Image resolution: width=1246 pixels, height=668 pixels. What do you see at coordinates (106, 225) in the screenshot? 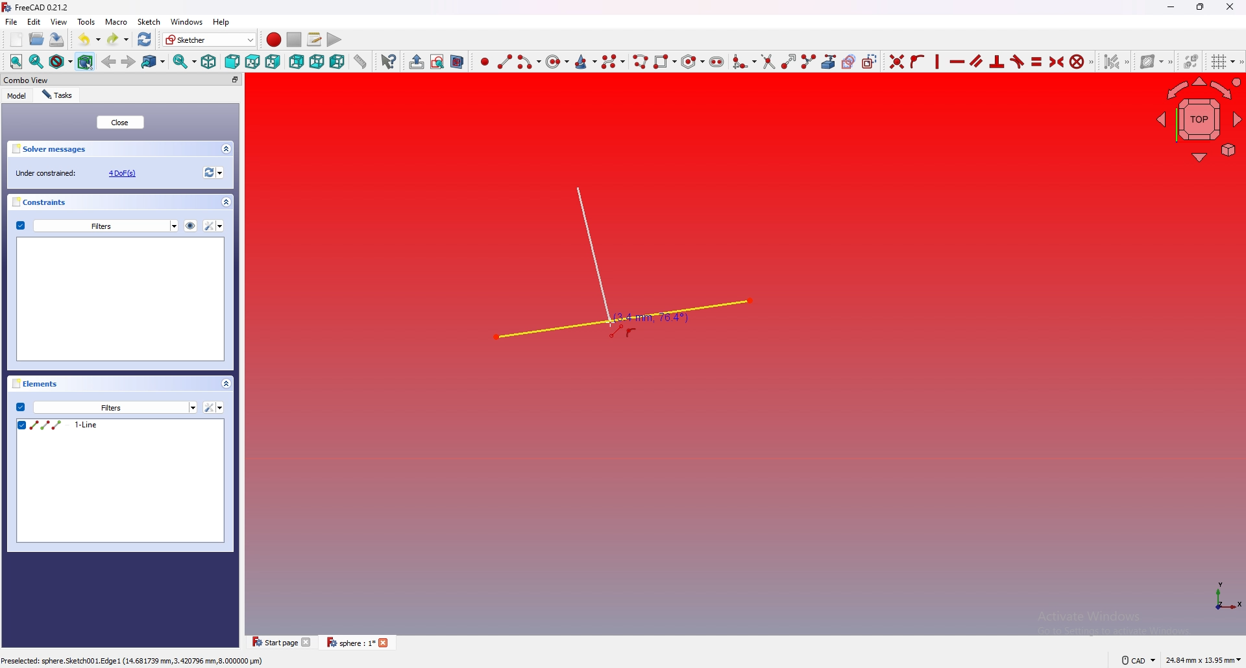
I see `Filters` at bounding box center [106, 225].